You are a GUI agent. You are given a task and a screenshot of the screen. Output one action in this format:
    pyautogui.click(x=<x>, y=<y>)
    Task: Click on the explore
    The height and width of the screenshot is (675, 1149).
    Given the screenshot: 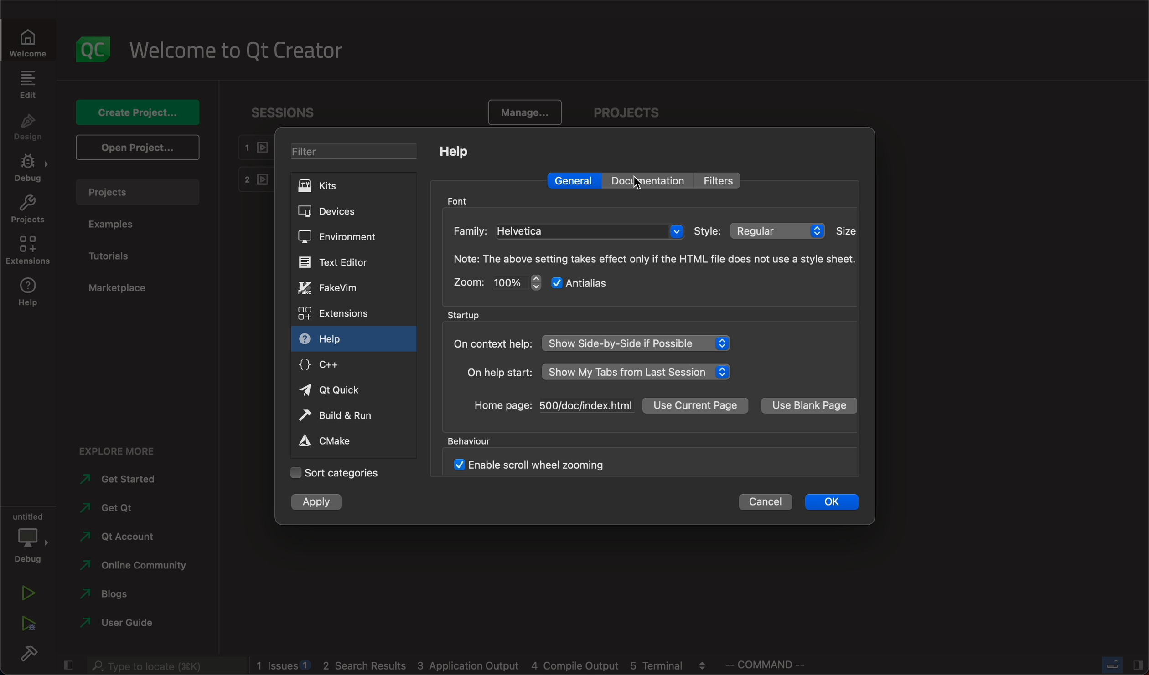 What is the action you would take?
    pyautogui.click(x=129, y=453)
    